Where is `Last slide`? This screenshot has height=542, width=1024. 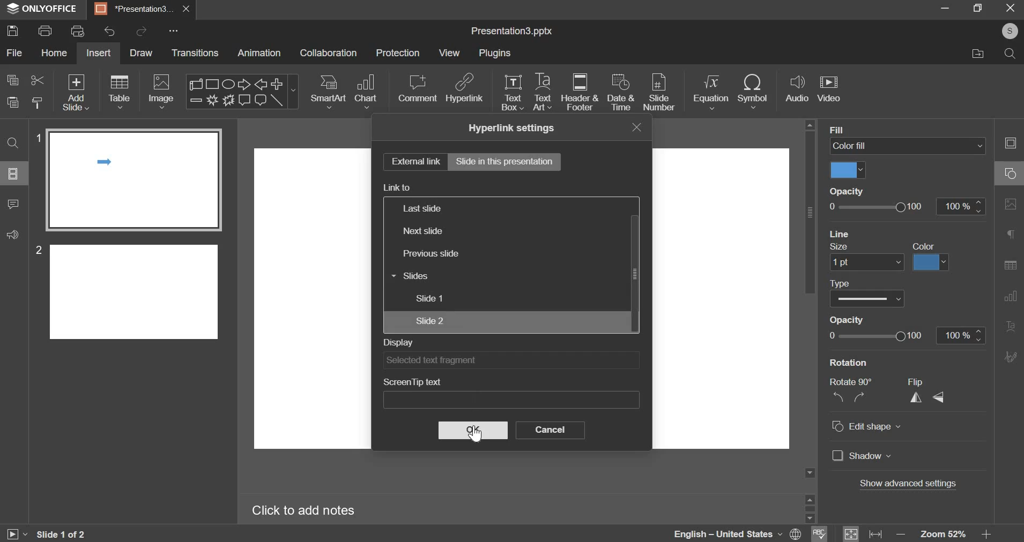 Last slide is located at coordinates (478, 208).